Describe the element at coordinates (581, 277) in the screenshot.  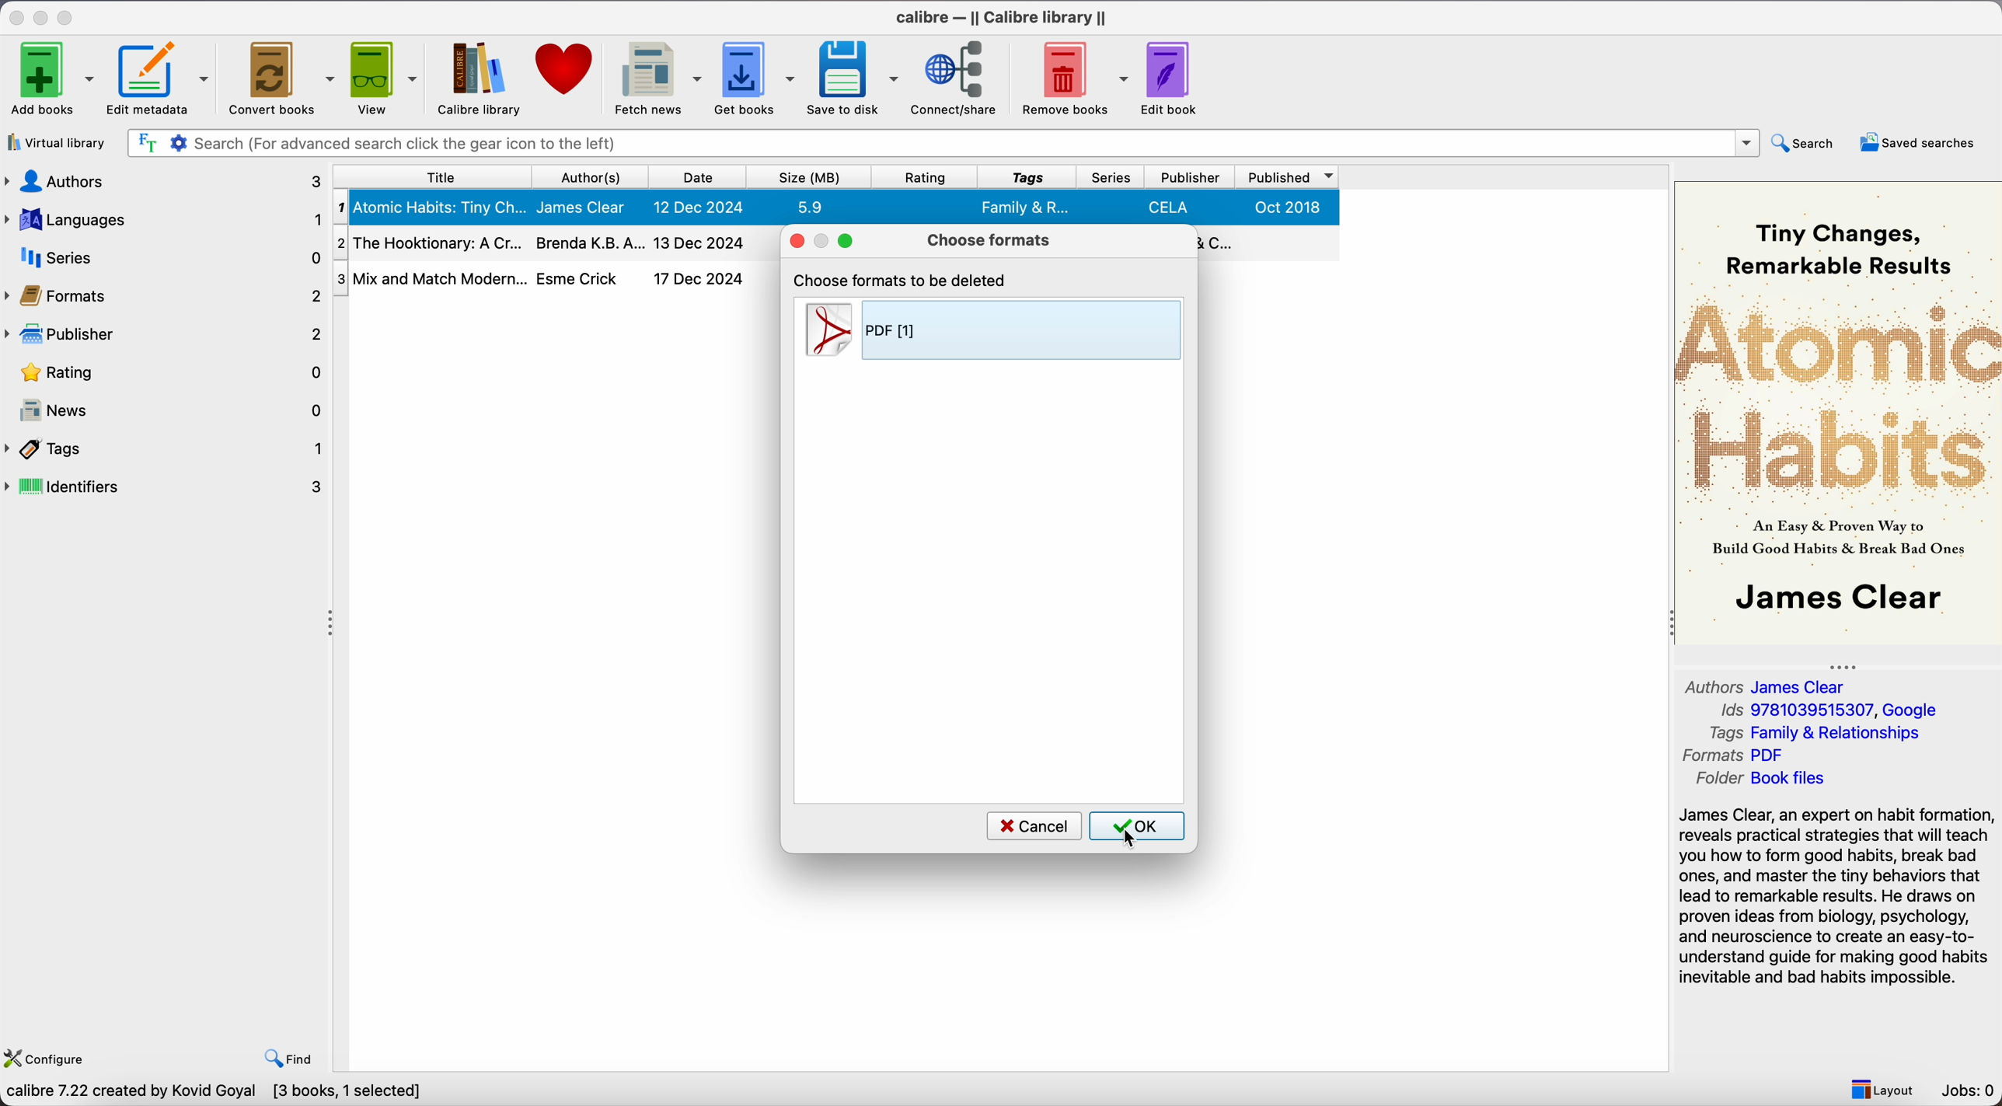
I see `Esme Crick` at that location.